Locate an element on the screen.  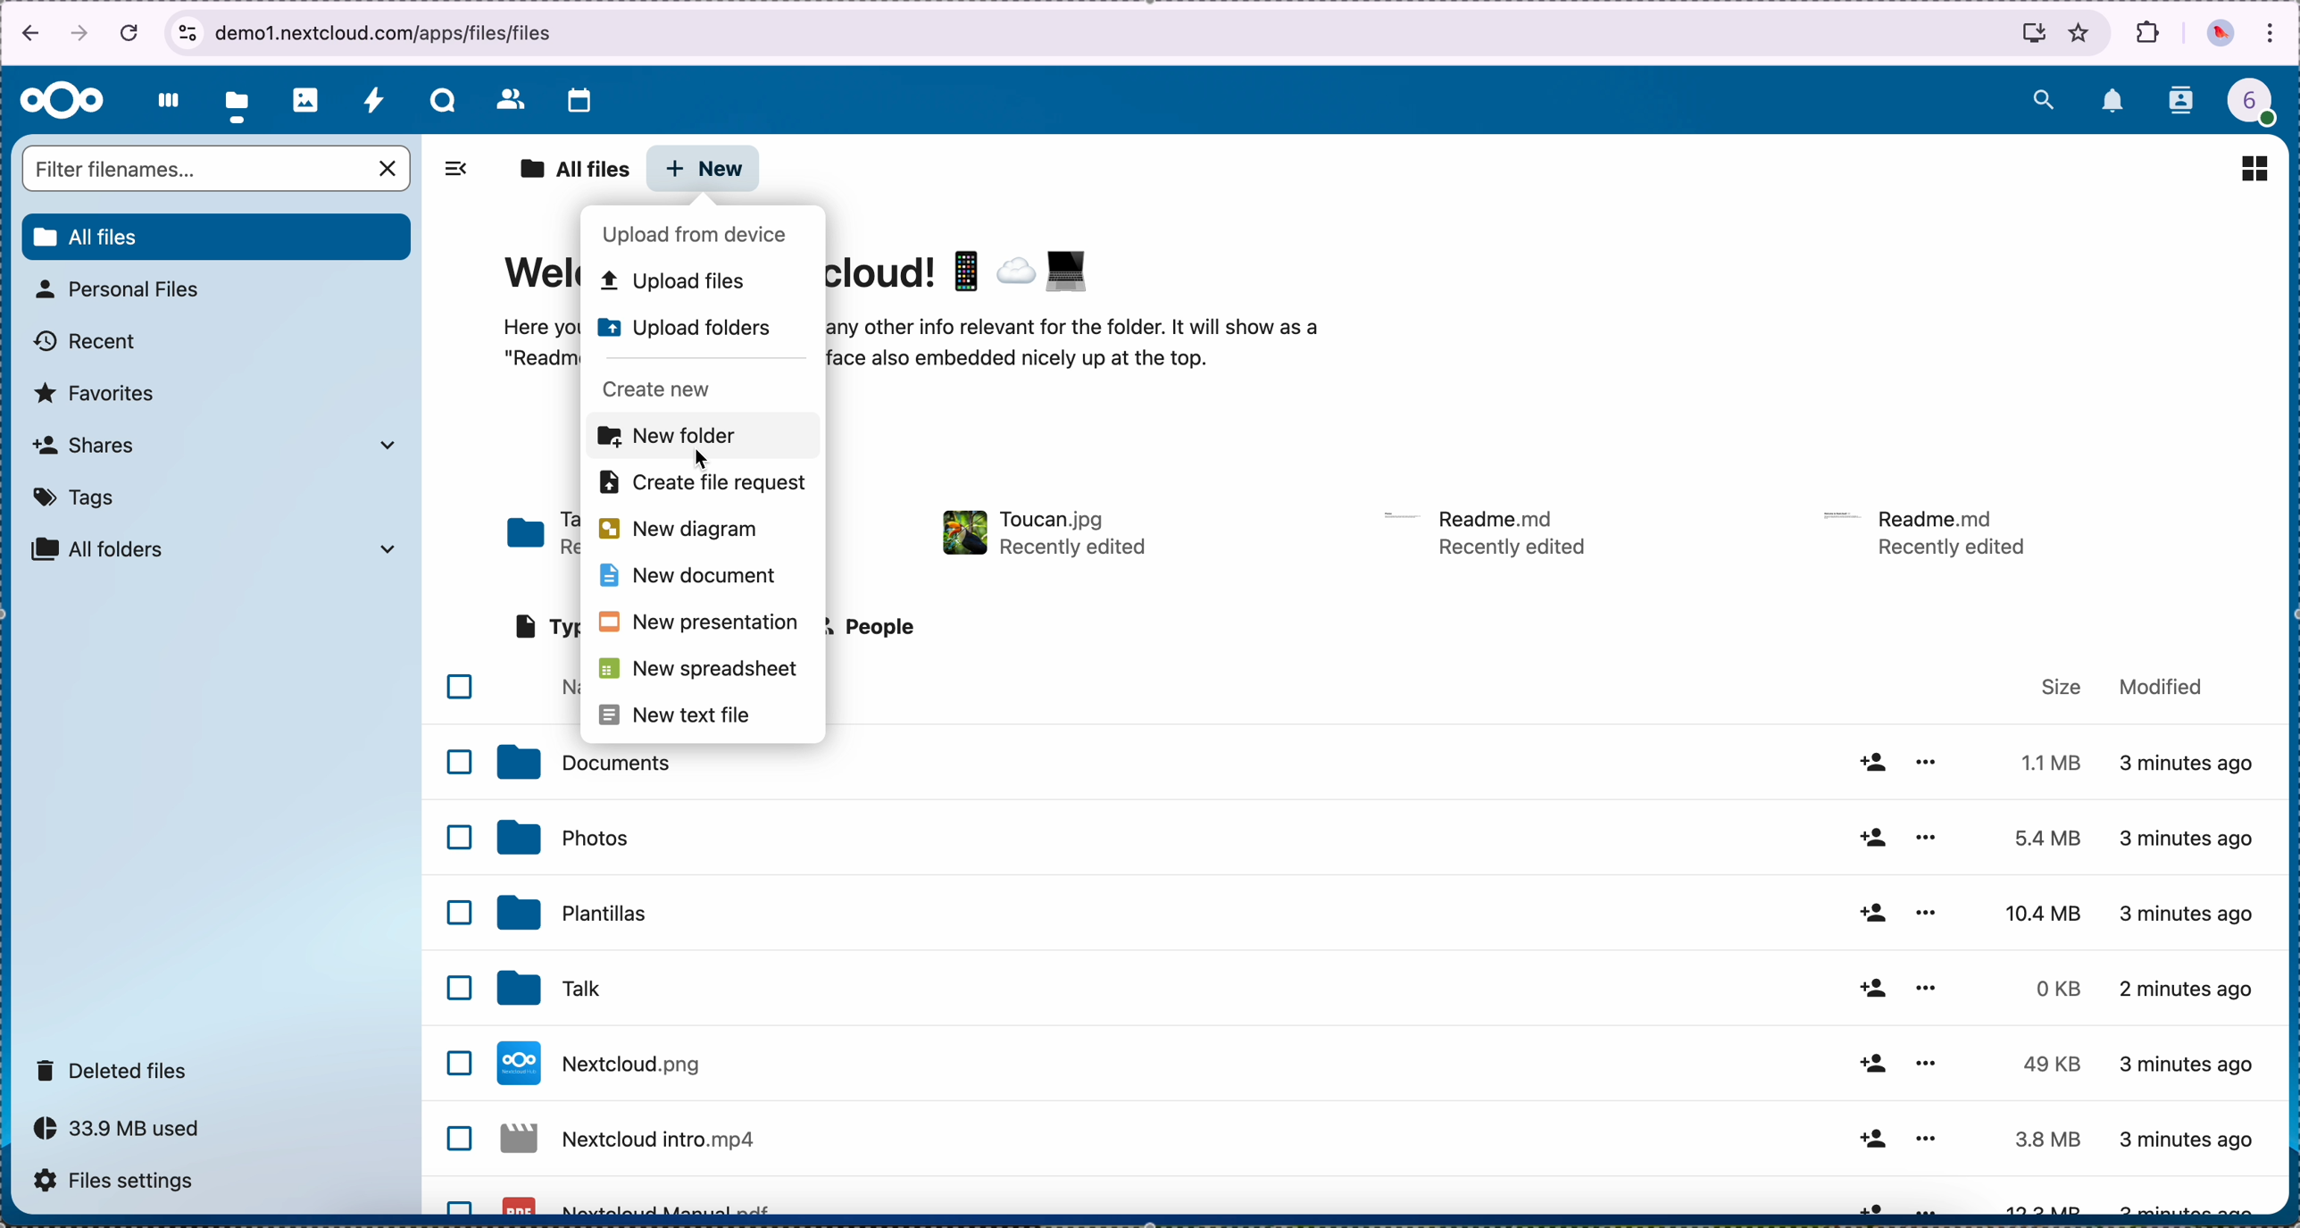
profile picture is located at coordinates (2221, 36).